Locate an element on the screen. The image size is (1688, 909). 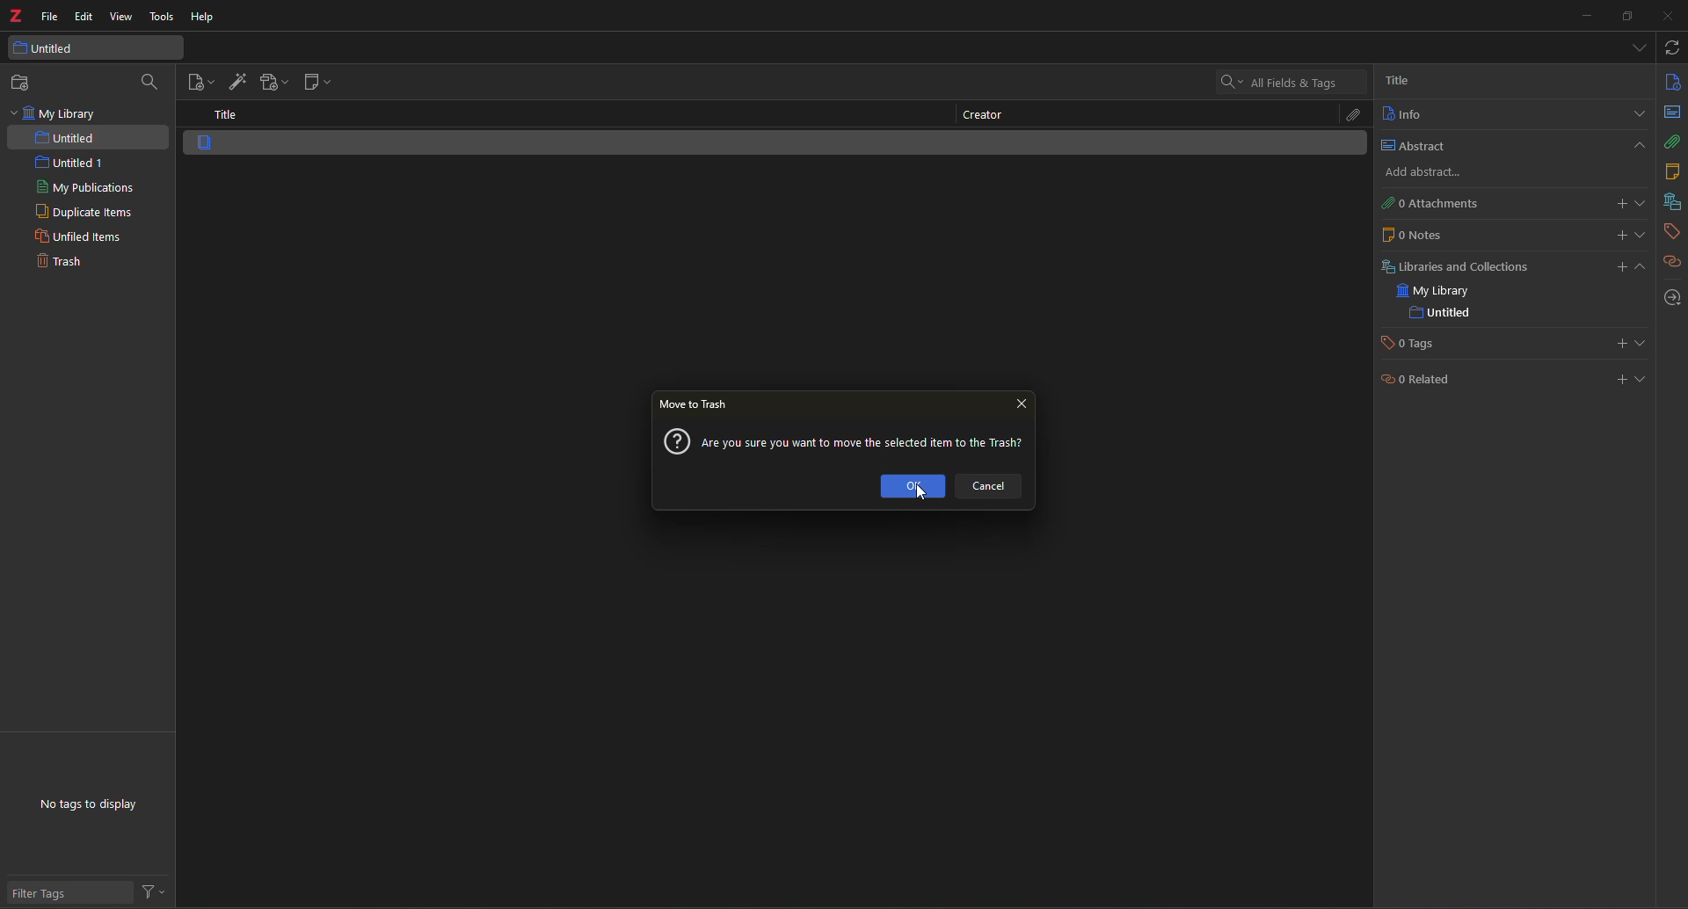
add is located at coordinates (1620, 234).